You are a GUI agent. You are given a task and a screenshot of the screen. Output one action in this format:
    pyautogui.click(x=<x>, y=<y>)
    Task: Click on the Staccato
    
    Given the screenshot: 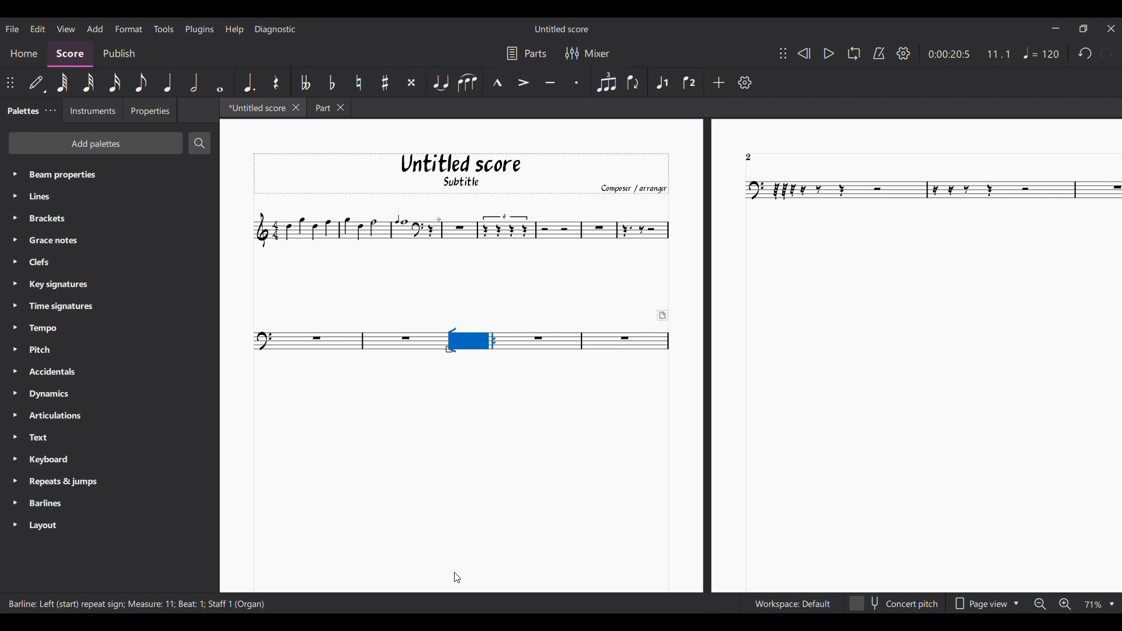 What is the action you would take?
    pyautogui.click(x=577, y=82)
    